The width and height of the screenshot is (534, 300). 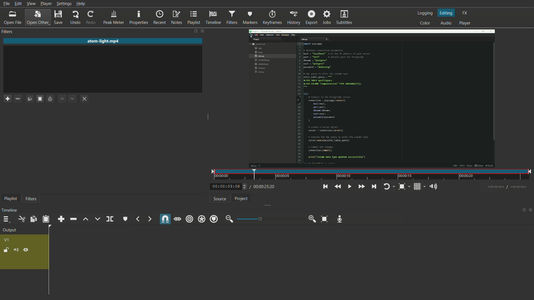 I want to click on peak meter, so click(x=114, y=17).